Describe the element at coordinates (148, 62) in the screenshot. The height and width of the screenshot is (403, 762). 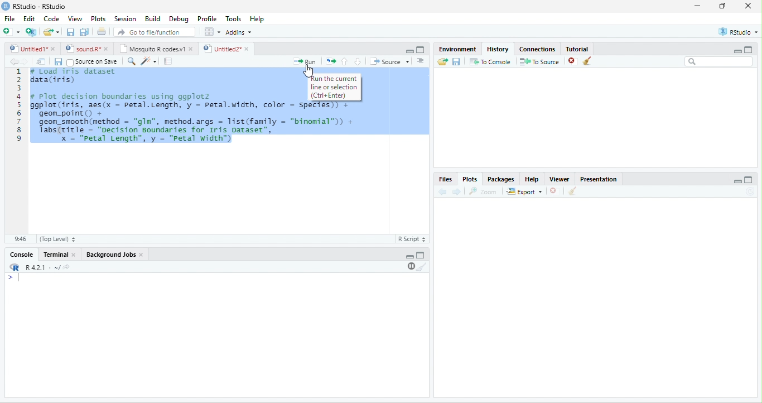
I see `tools` at that location.